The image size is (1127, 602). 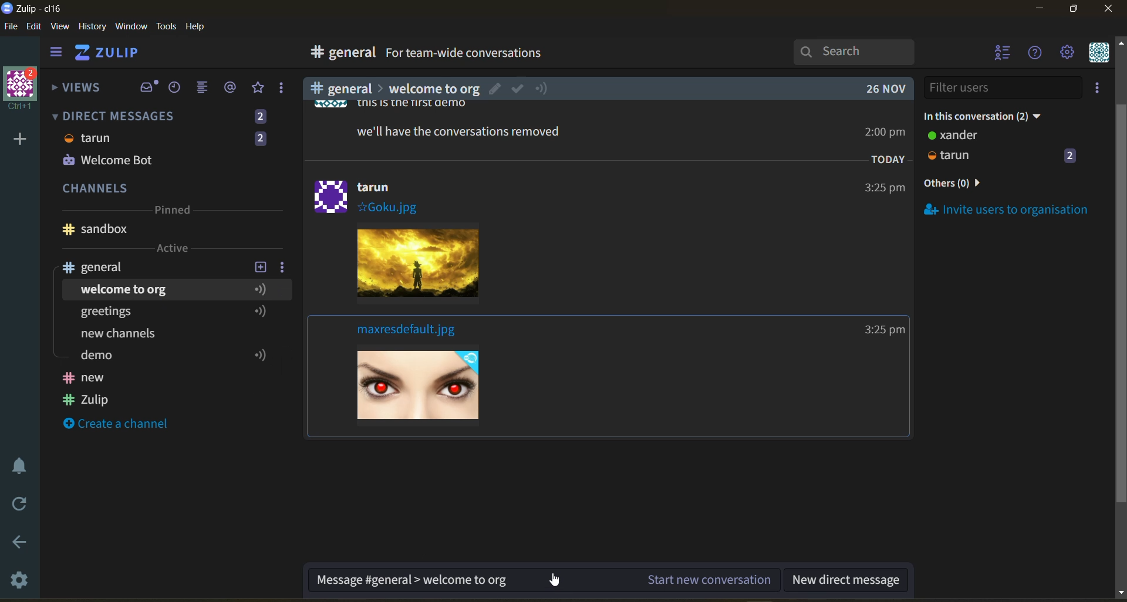 I want to click on add new topic, so click(x=259, y=265).